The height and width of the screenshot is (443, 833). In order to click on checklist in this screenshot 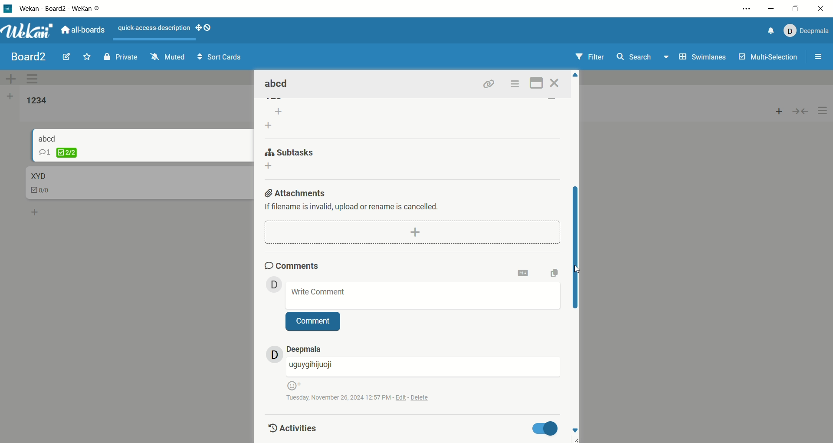, I will do `click(58, 152)`.